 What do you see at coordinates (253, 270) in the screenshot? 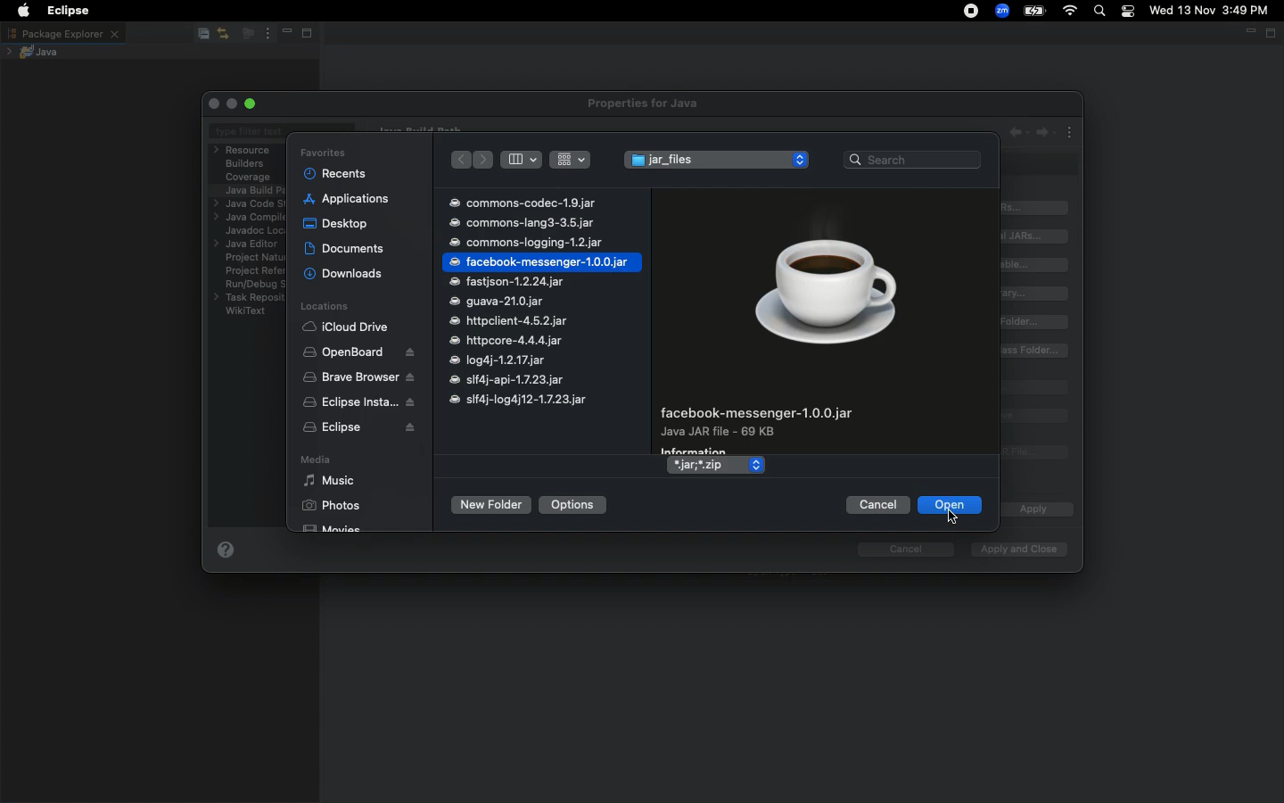
I see `Project references ` at bounding box center [253, 270].